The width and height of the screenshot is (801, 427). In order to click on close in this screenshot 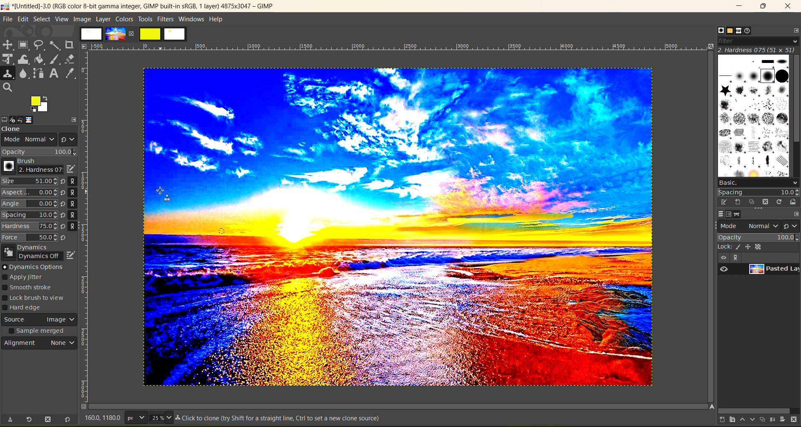, I will do `click(788, 8)`.